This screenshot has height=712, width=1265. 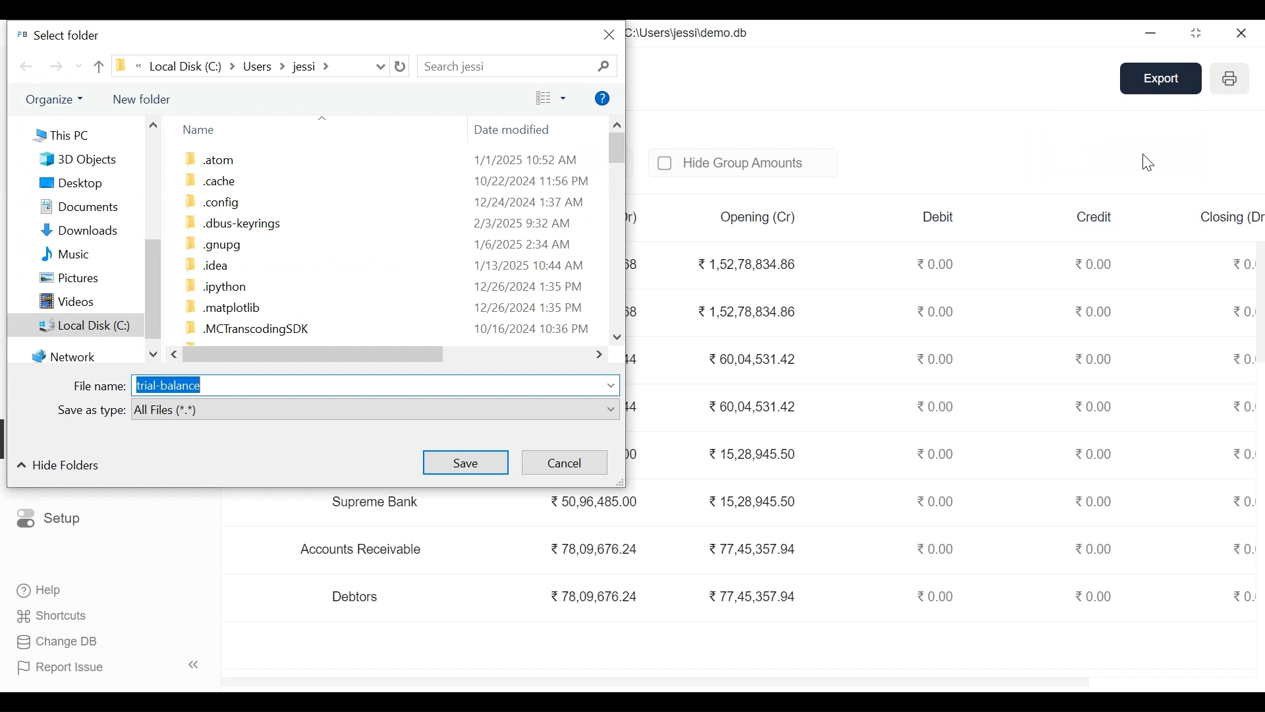 What do you see at coordinates (551, 98) in the screenshot?
I see `View` at bounding box center [551, 98].